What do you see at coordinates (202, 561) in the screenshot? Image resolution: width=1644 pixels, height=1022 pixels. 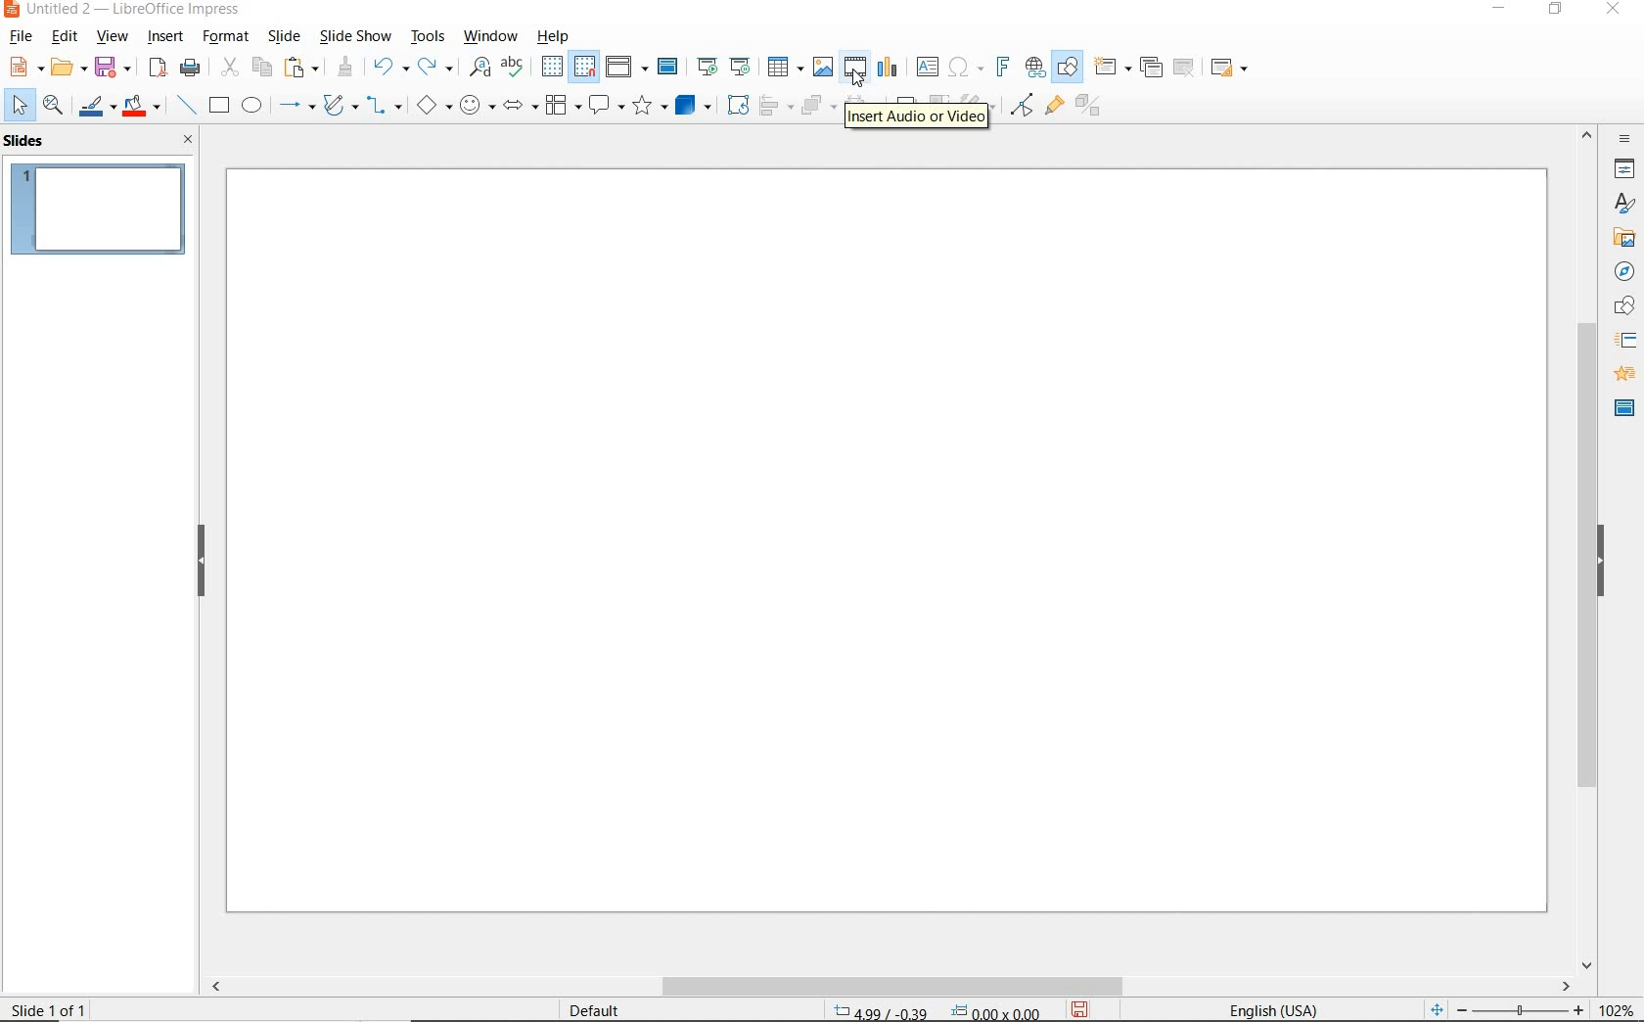 I see `HIDE` at bounding box center [202, 561].